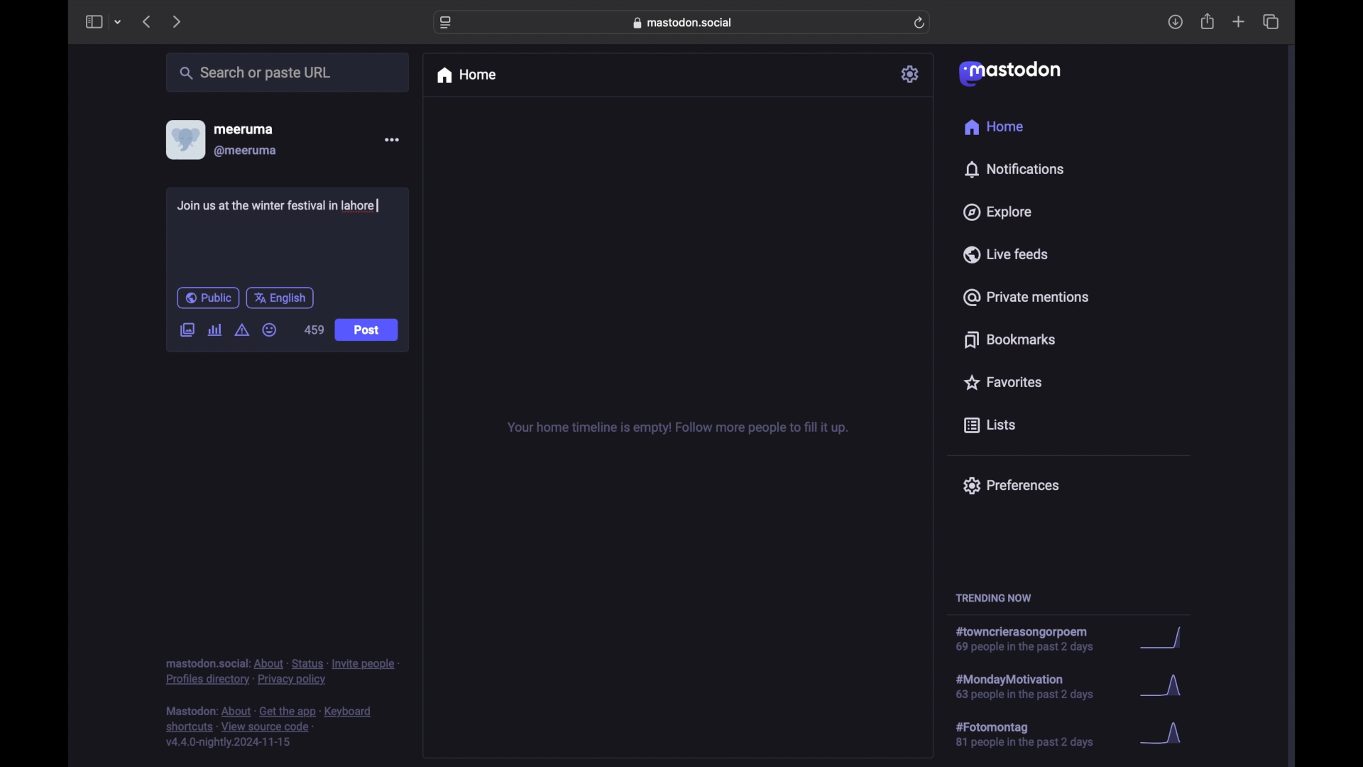  Describe the element at coordinates (990, 426) in the screenshot. I see `lists` at that location.